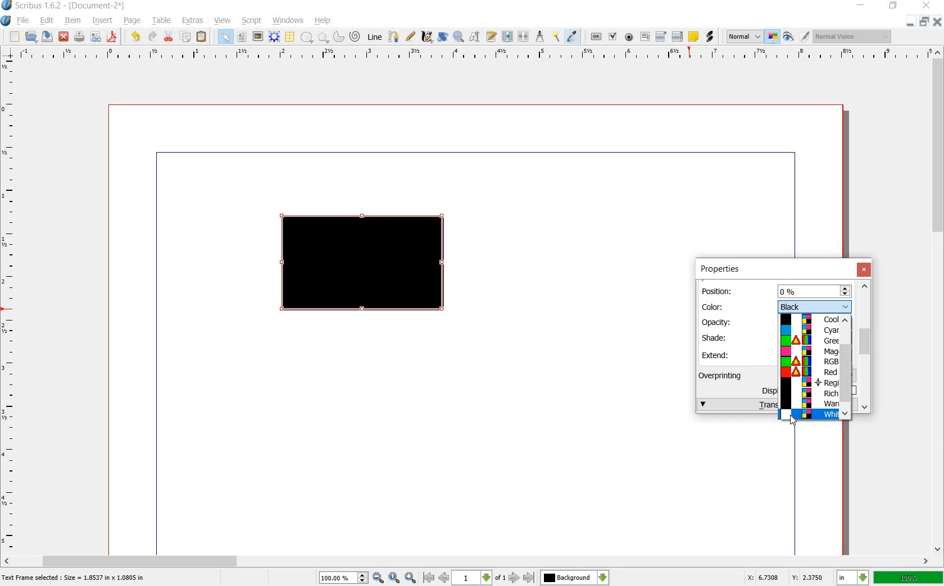  What do you see at coordinates (75, 579) in the screenshot?
I see `text frame selected : size = 1.8537 in x 1.0805 in` at bounding box center [75, 579].